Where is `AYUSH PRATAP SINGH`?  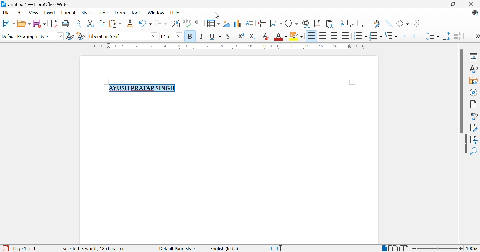
AYUSH PRATAP SINGH is located at coordinates (143, 88).